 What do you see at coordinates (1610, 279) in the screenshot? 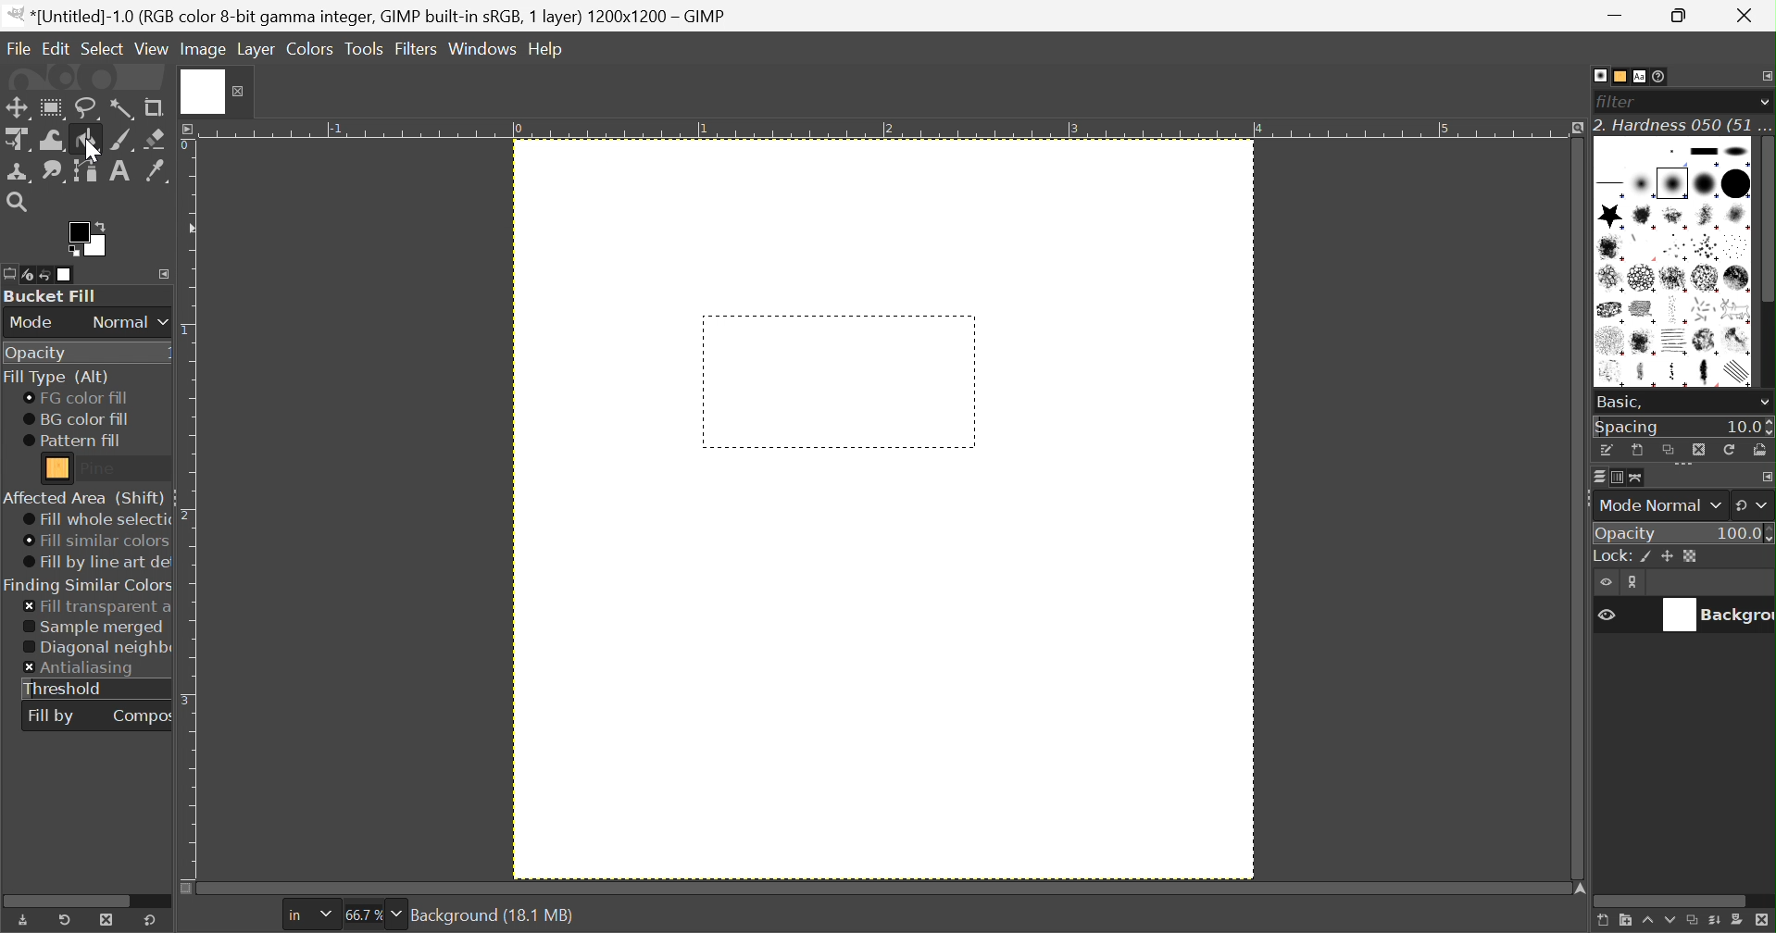
I see `Cell 01` at bounding box center [1610, 279].